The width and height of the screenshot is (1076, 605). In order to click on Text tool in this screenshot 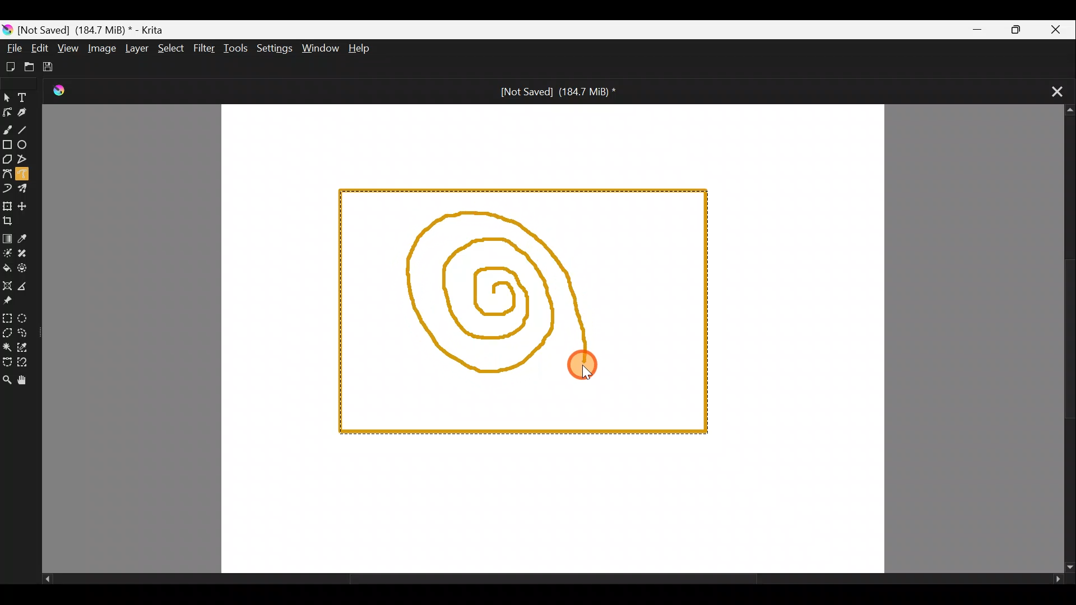, I will do `click(26, 96)`.